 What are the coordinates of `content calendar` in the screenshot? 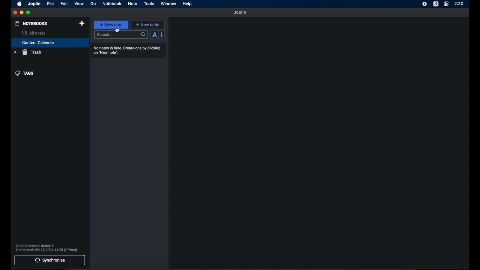 It's located at (50, 42).